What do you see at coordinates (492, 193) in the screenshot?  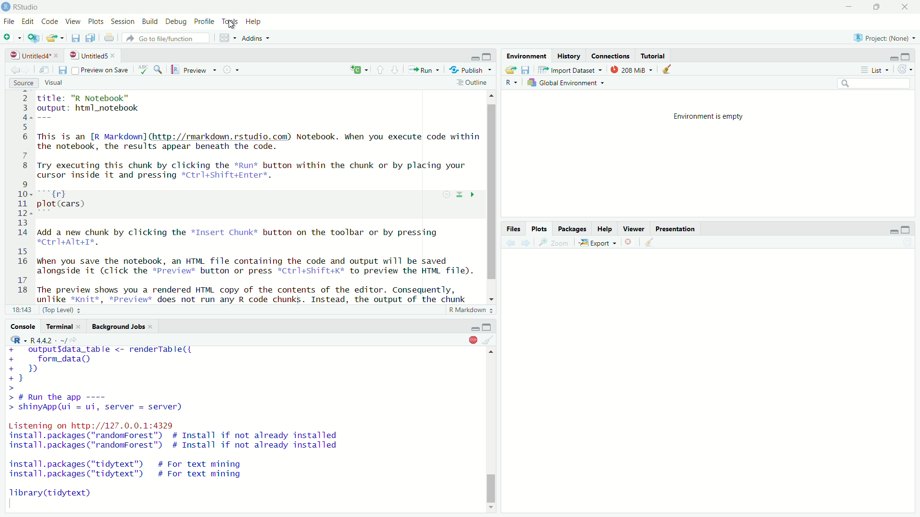 I see `vertical scrollbar` at bounding box center [492, 193].